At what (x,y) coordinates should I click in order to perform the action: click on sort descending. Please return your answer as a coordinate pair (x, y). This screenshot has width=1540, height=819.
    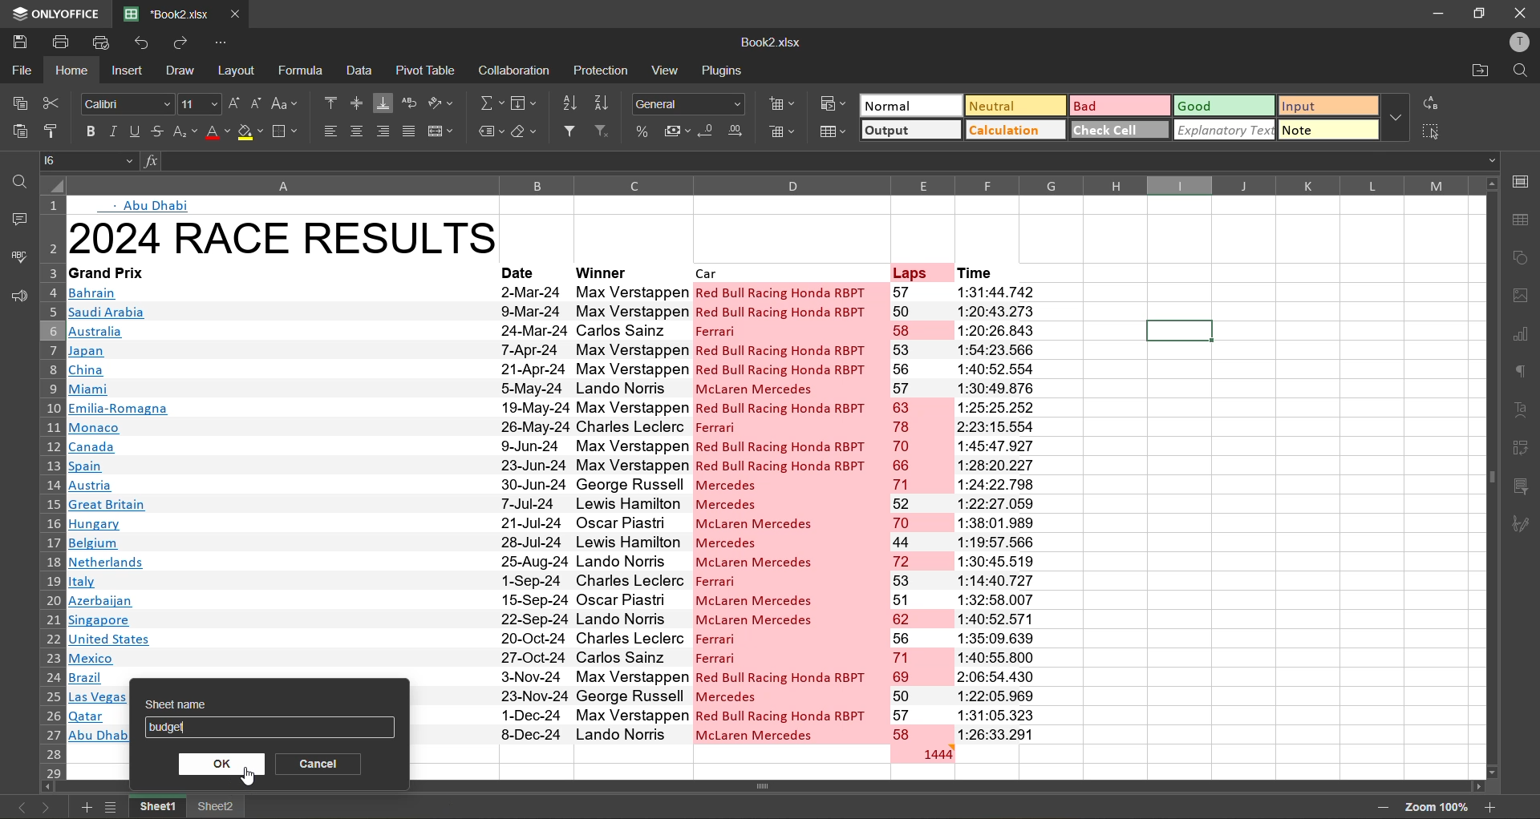
    Looking at the image, I should click on (606, 101).